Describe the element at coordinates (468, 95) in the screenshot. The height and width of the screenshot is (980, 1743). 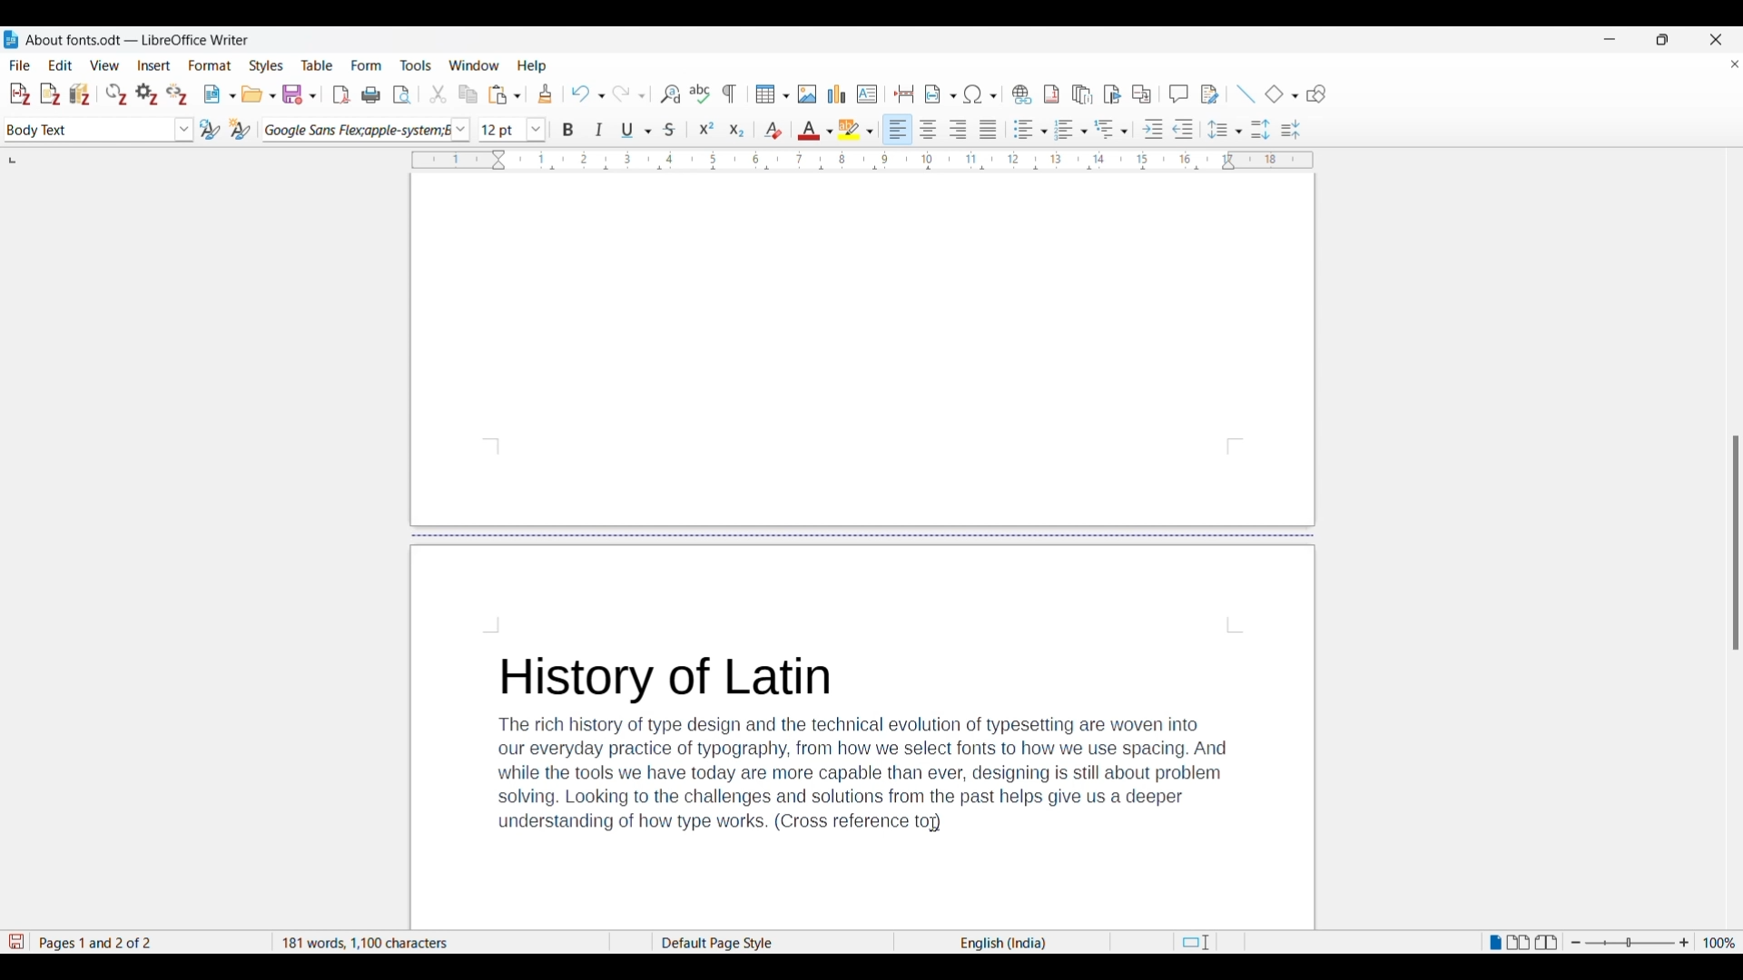
I see `Copy` at that location.